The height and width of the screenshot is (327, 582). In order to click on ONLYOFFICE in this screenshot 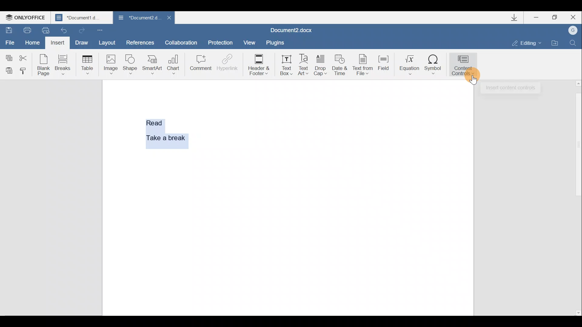, I will do `click(27, 18)`.